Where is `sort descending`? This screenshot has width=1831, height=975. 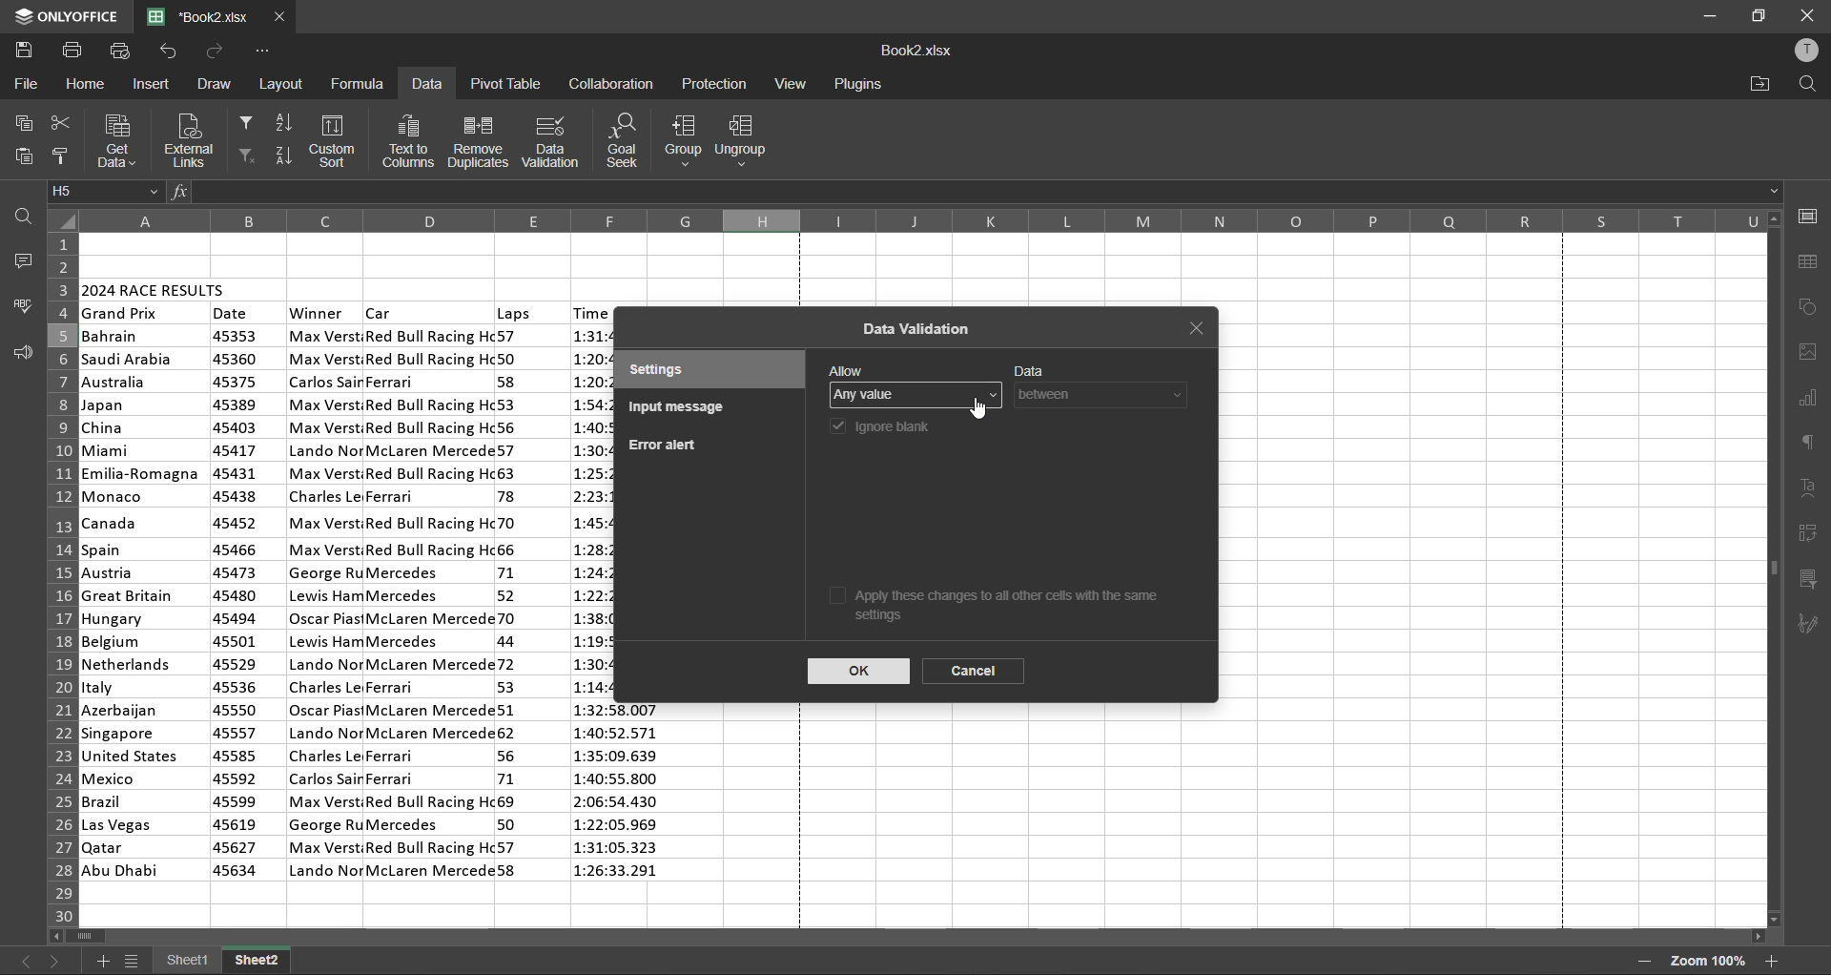 sort descending is located at coordinates (283, 153).